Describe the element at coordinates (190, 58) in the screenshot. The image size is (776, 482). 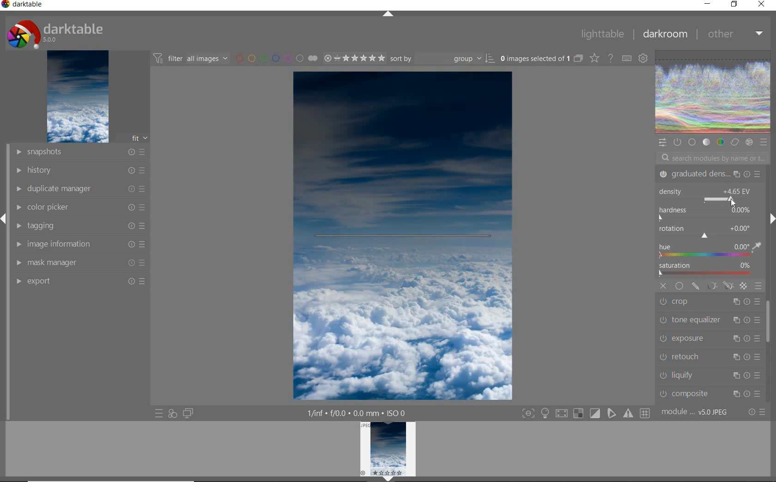
I see `FILTER ALL IMAGES` at that location.